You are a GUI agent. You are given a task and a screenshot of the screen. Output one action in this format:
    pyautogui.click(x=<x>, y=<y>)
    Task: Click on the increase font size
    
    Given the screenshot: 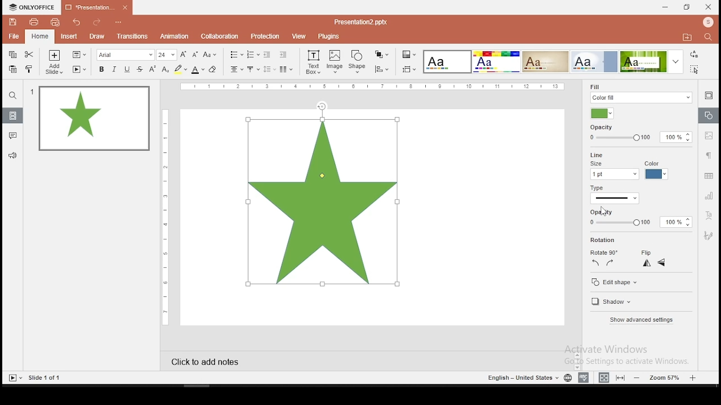 What is the action you would take?
    pyautogui.click(x=185, y=55)
    